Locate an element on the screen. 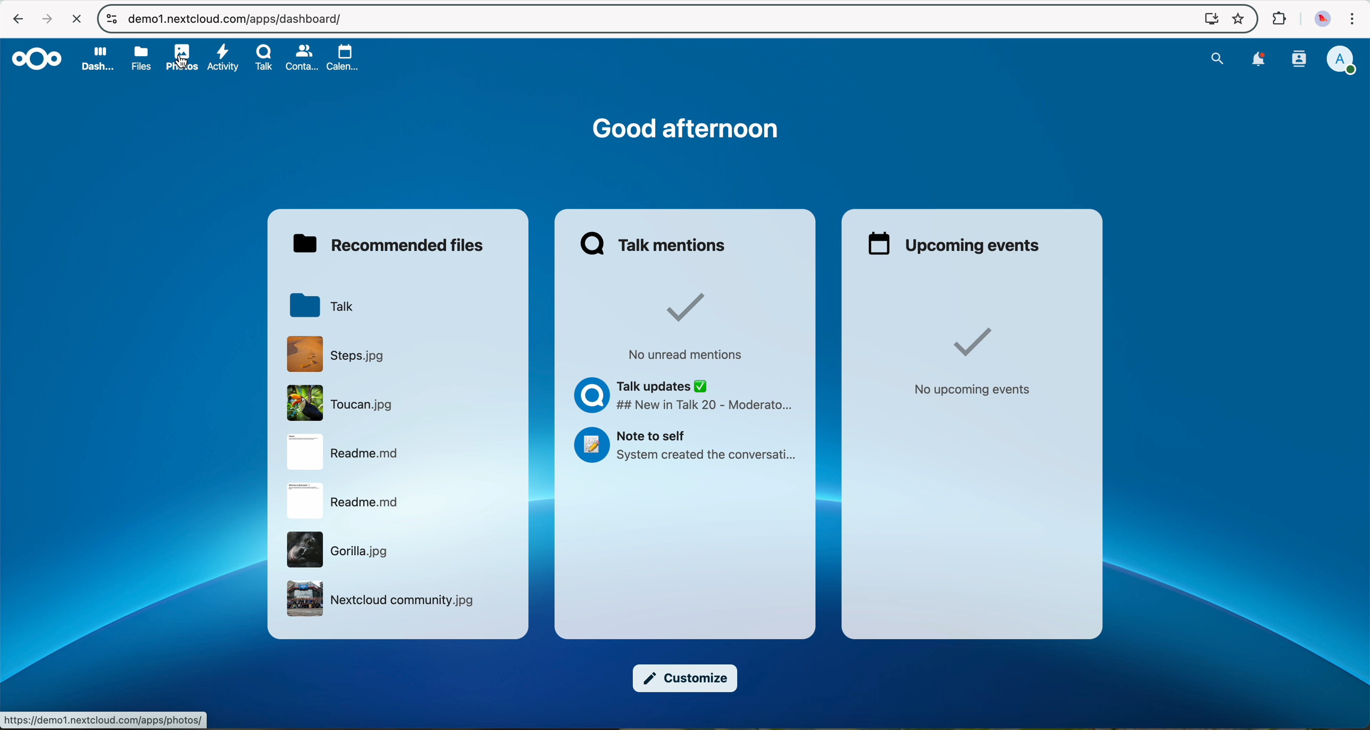  extensions is located at coordinates (1277, 19).